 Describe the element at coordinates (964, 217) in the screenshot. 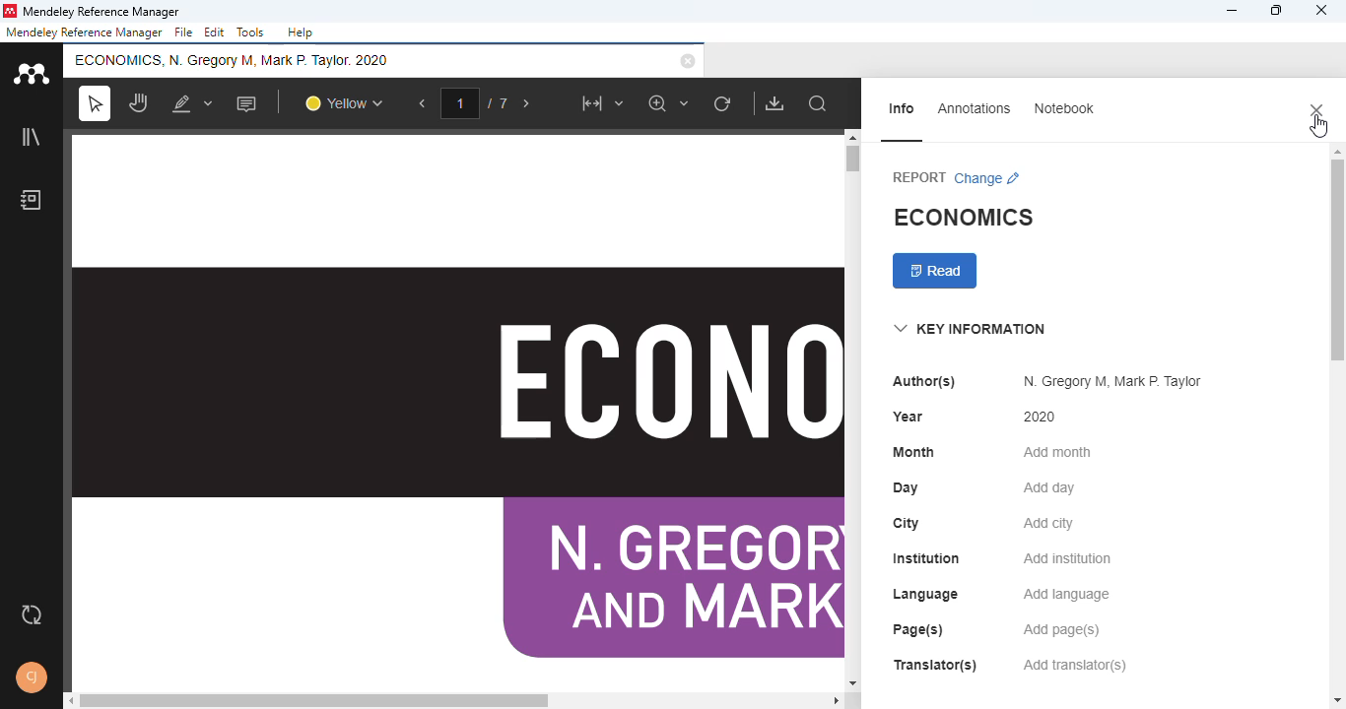

I see `ECONOMICS` at that location.